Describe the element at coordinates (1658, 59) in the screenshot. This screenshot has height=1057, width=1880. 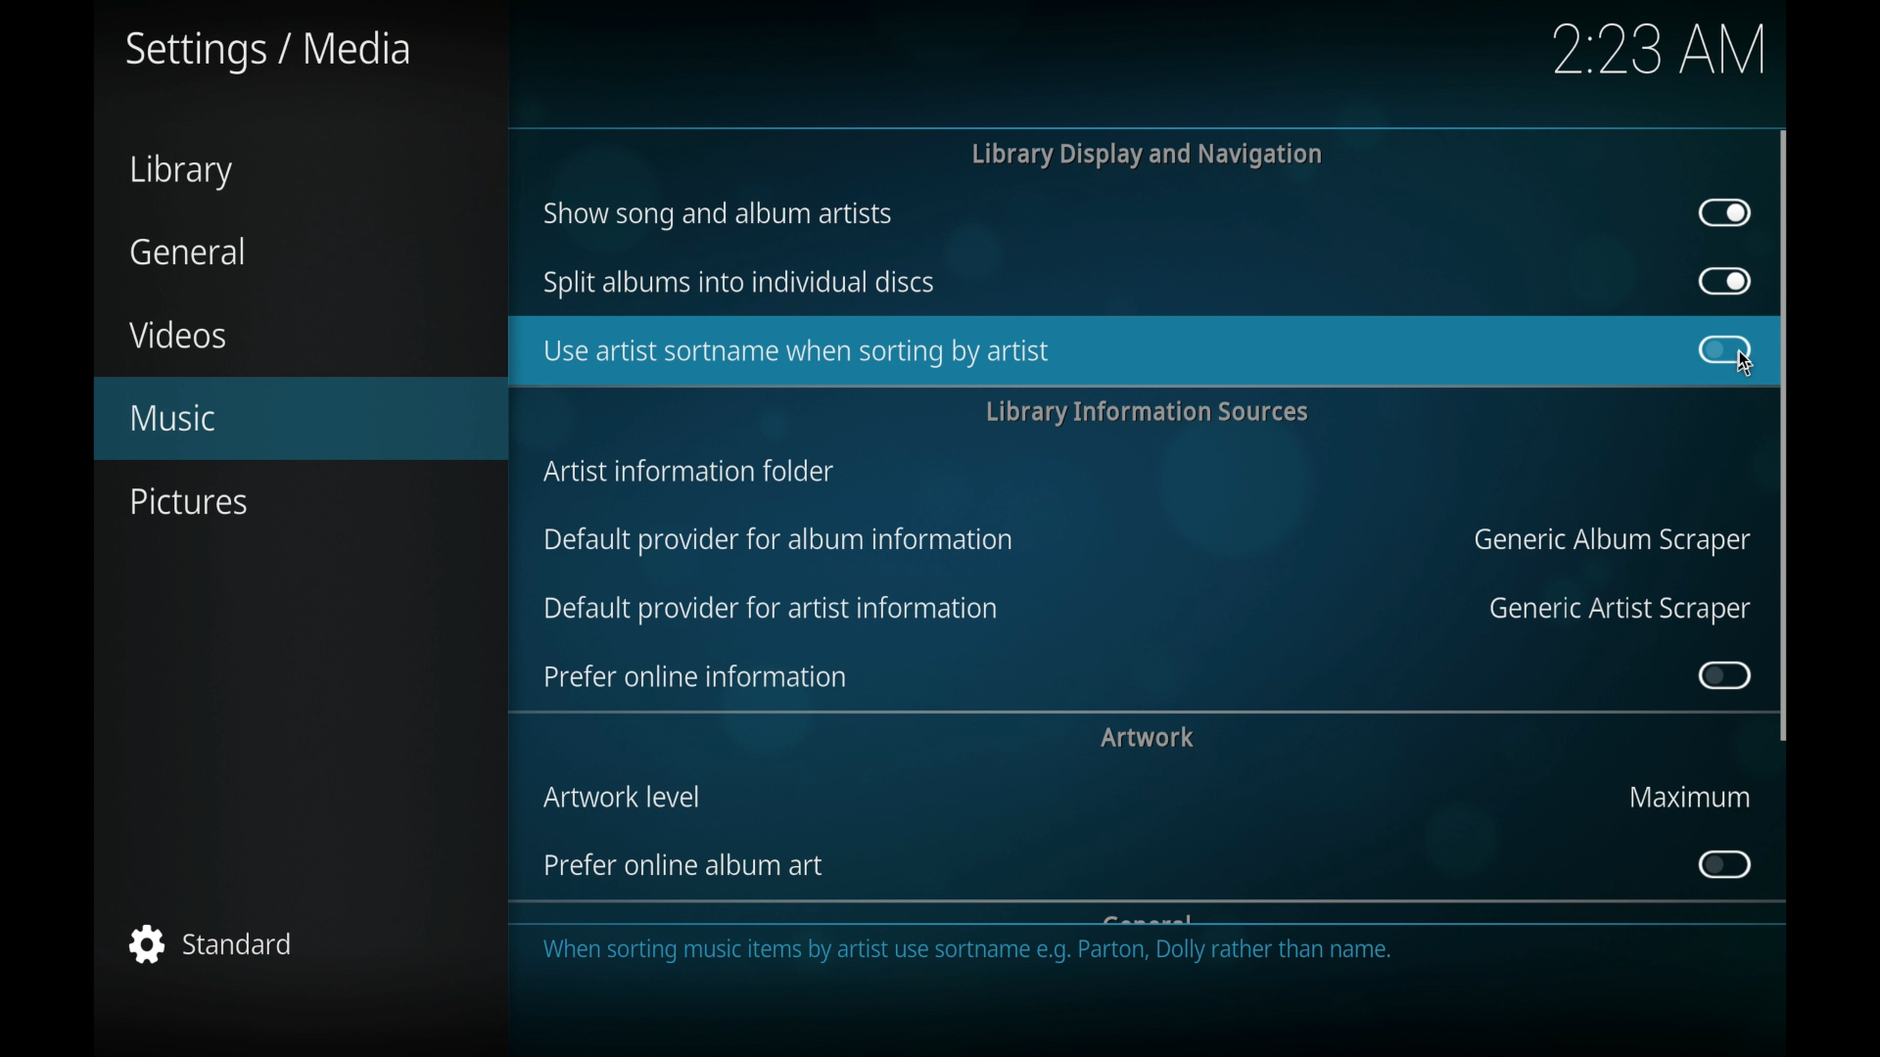
I see `2:23 AM` at that location.